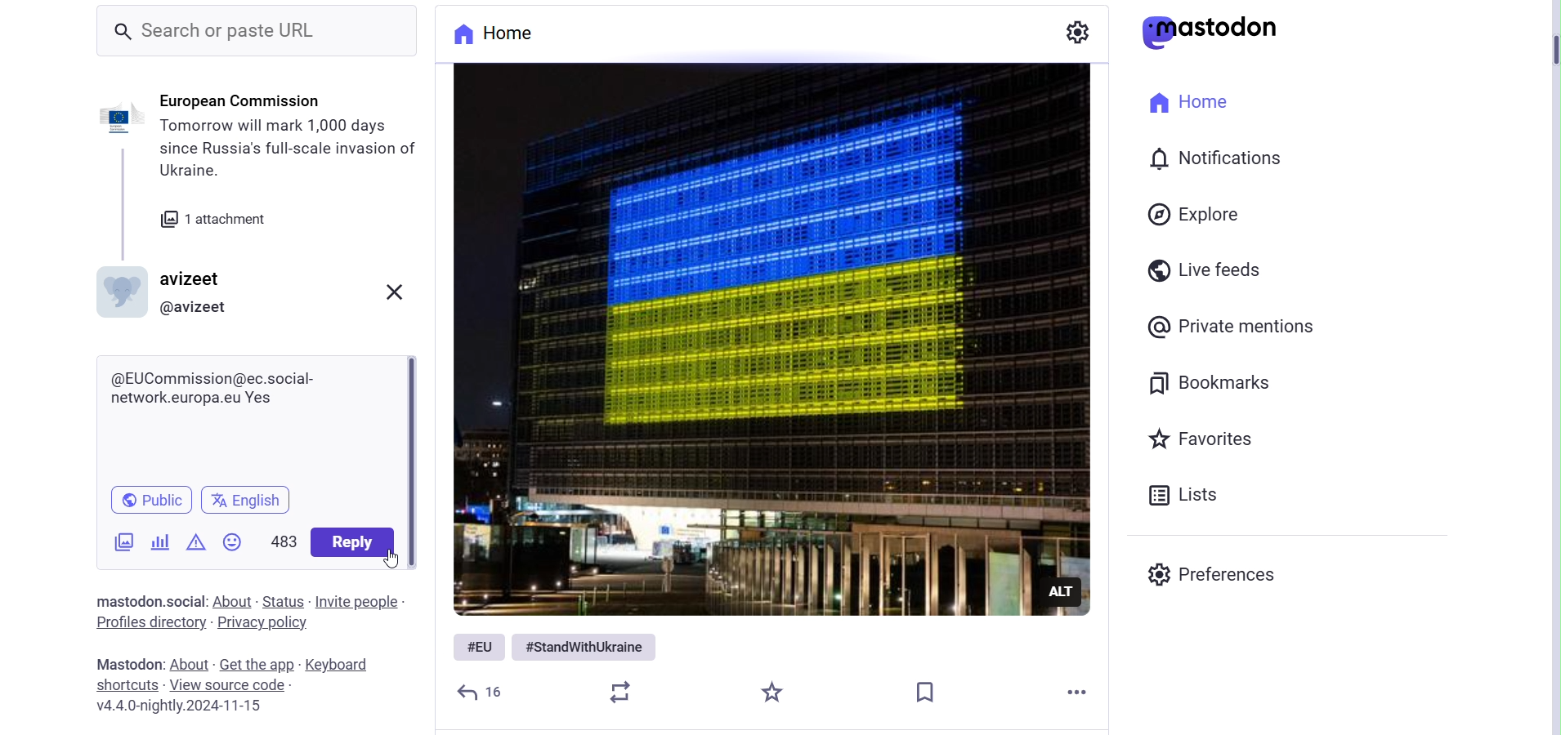 Image resolution: width=1561 pixels, height=735 pixels. Describe the element at coordinates (170, 292) in the screenshot. I see `Profile` at that location.